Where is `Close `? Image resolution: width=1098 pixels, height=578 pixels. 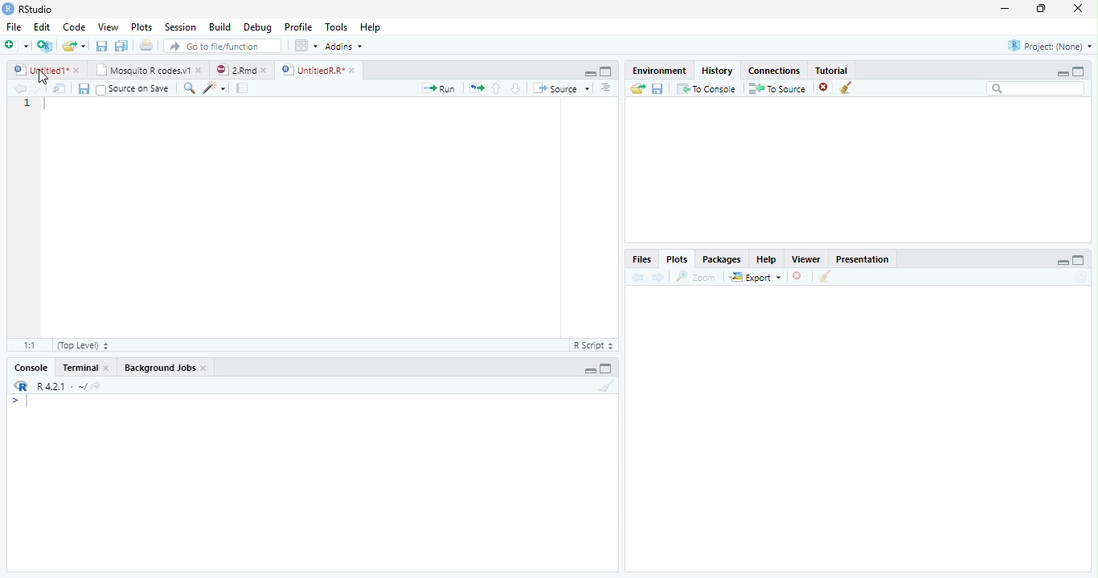 Close  is located at coordinates (1079, 10).